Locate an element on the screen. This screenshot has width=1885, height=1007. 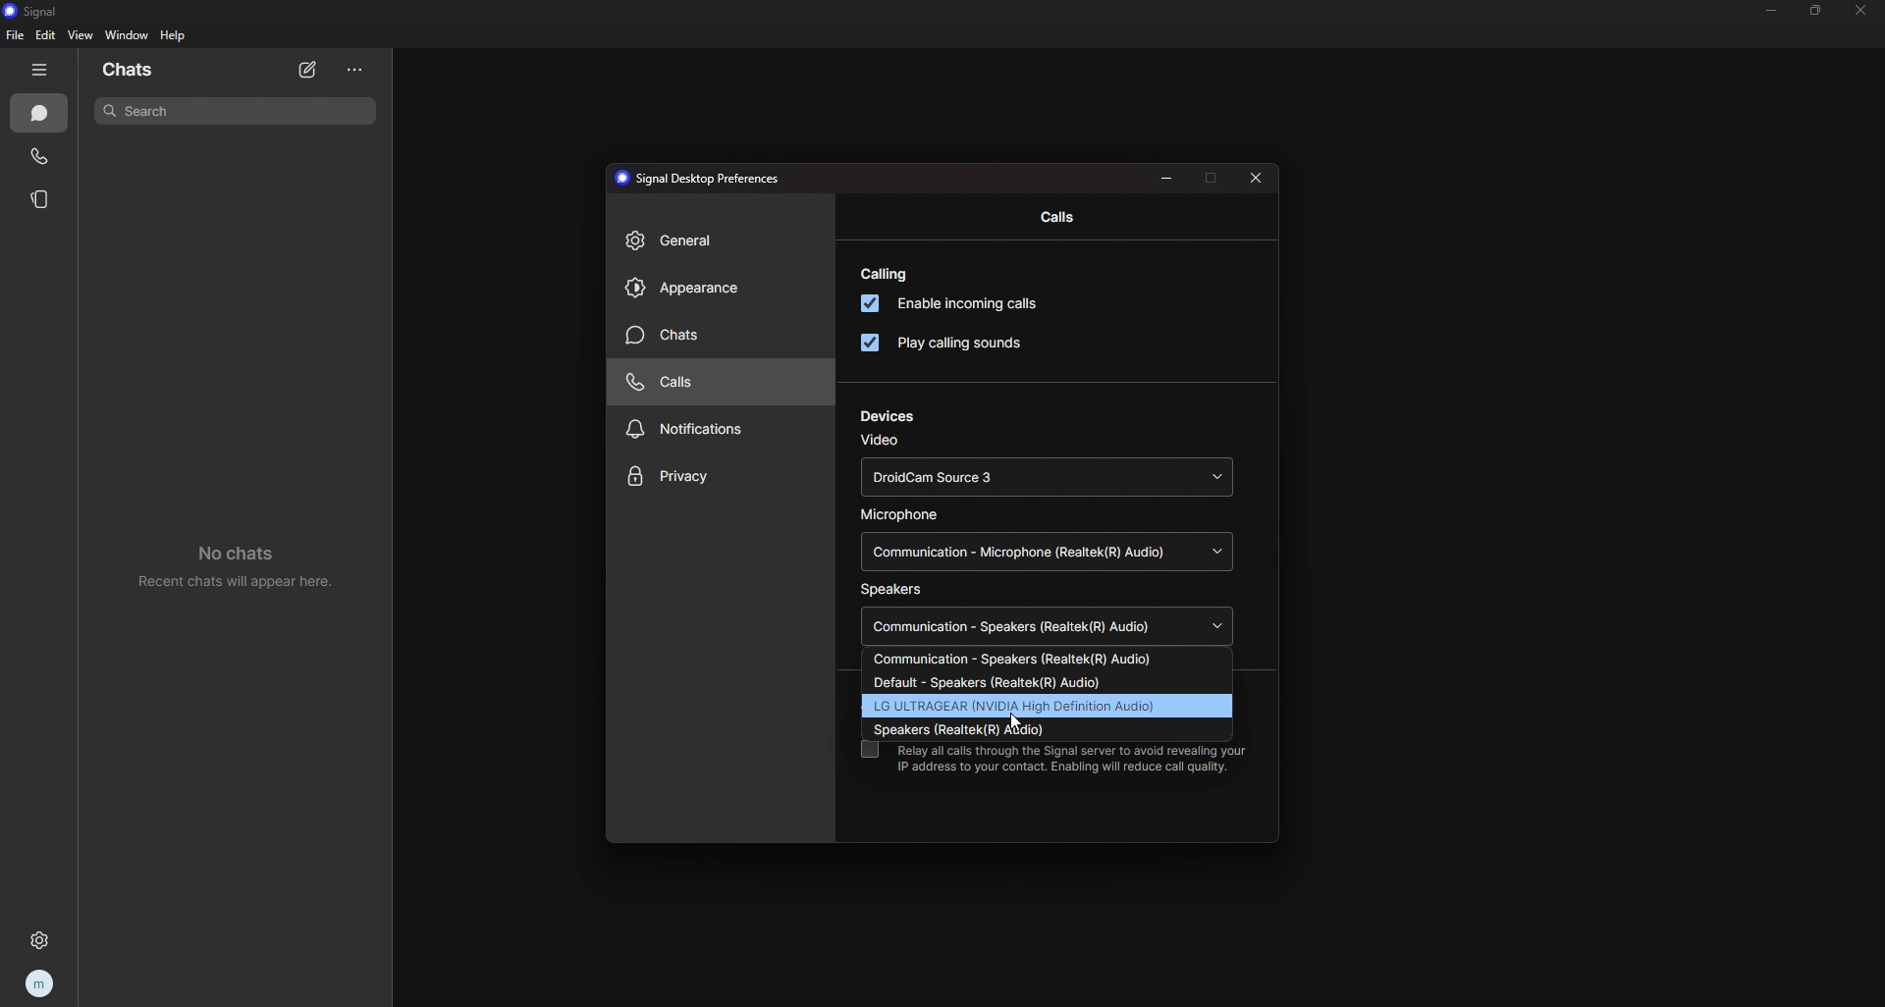
always relay calls toggle is located at coordinates (869, 750).